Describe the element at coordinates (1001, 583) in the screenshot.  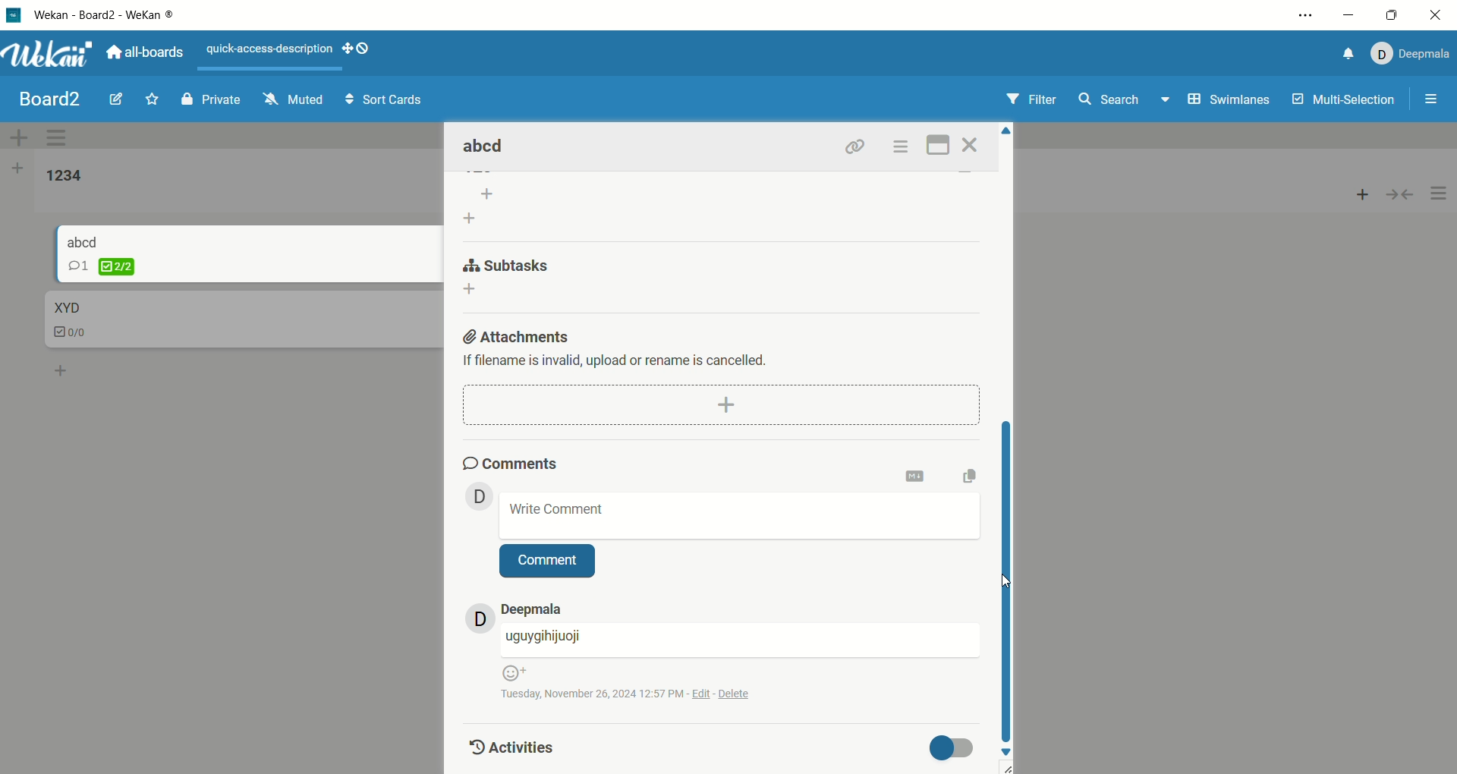
I see `cursor` at that location.